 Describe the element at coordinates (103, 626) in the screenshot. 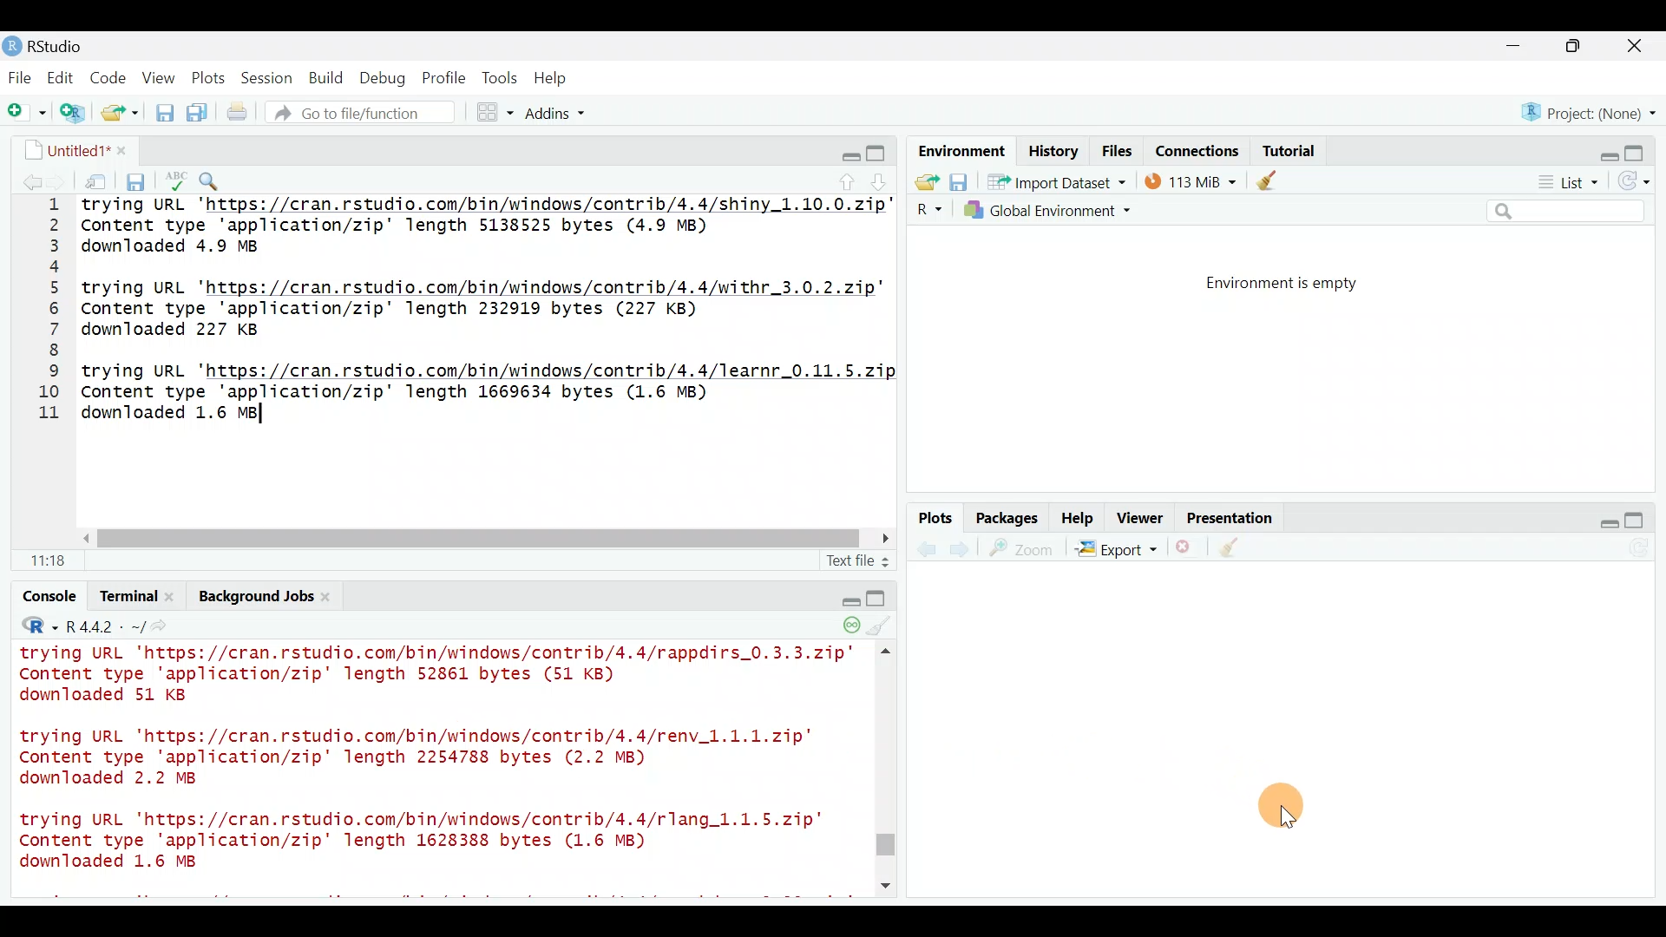

I see `R 4.4.2` at that location.